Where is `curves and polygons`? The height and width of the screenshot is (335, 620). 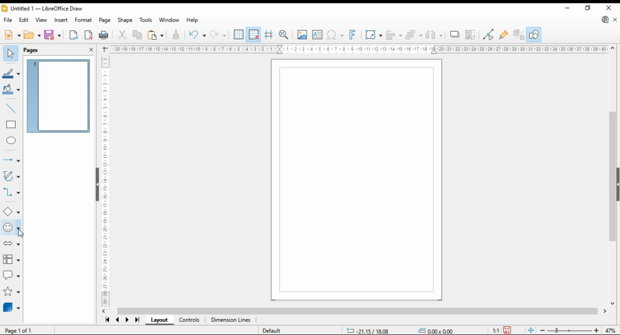
curves and polygons is located at coordinates (12, 176).